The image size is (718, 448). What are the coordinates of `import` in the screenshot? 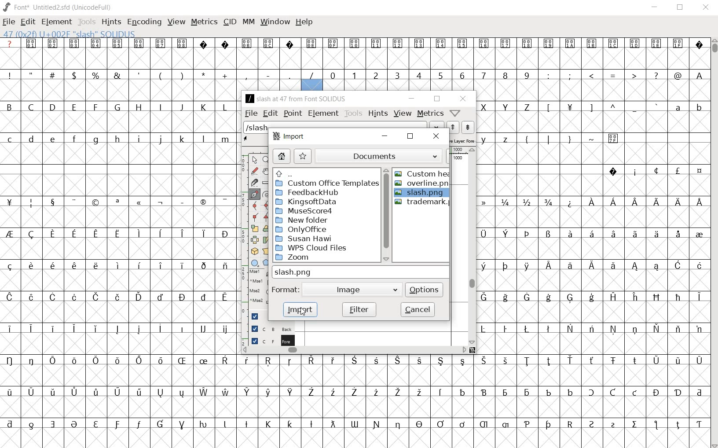 It's located at (287, 136).